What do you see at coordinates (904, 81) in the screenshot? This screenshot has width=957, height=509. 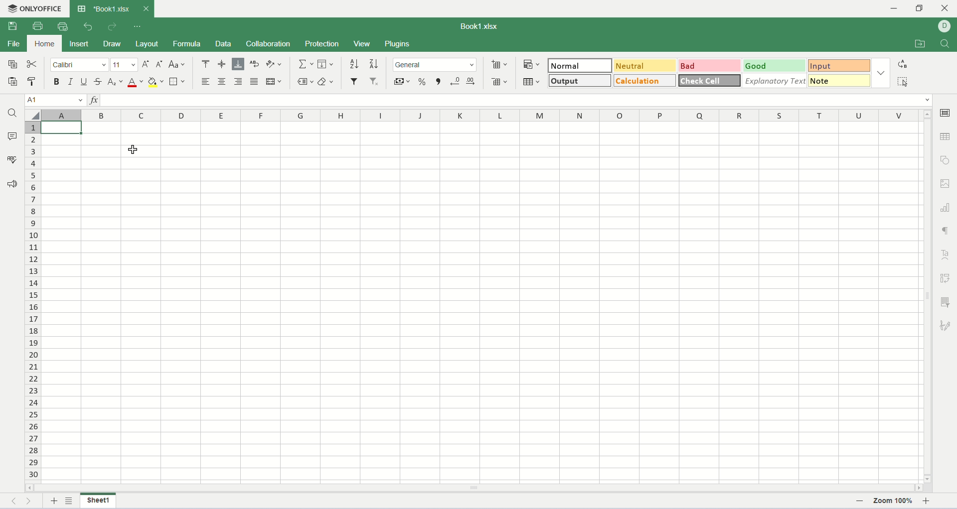 I see `select all` at bounding box center [904, 81].